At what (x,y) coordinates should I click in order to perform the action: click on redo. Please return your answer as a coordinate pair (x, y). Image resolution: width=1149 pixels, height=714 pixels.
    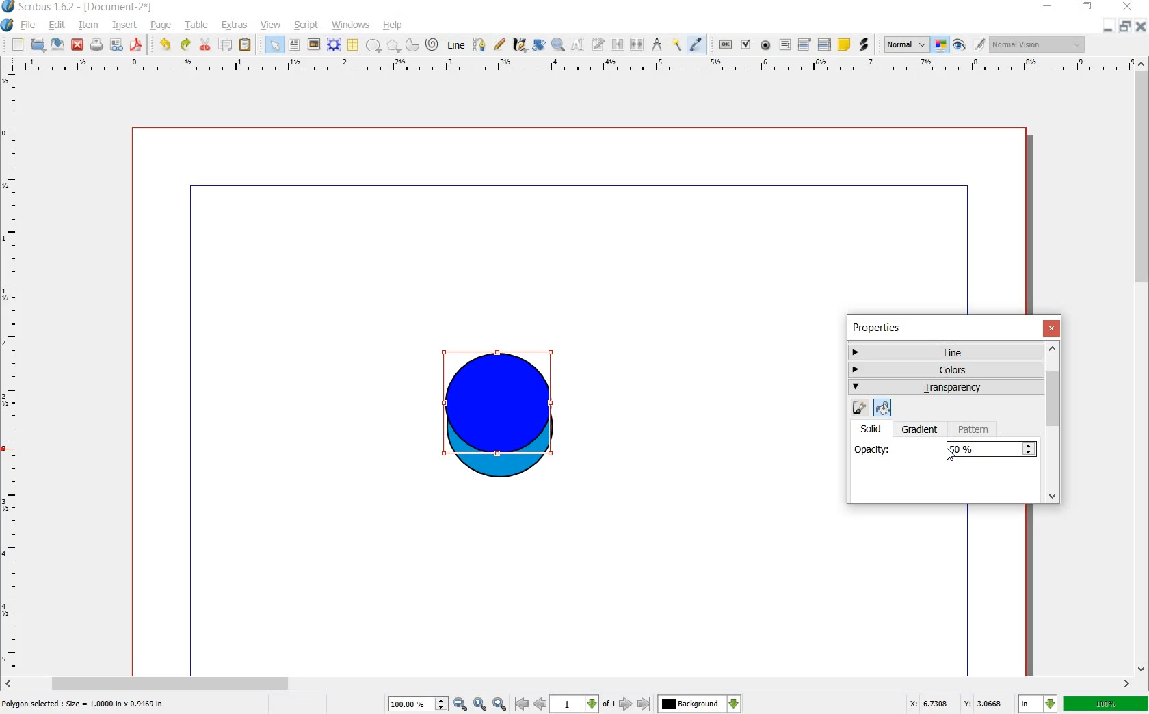
    Looking at the image, I should click on (185, 45).